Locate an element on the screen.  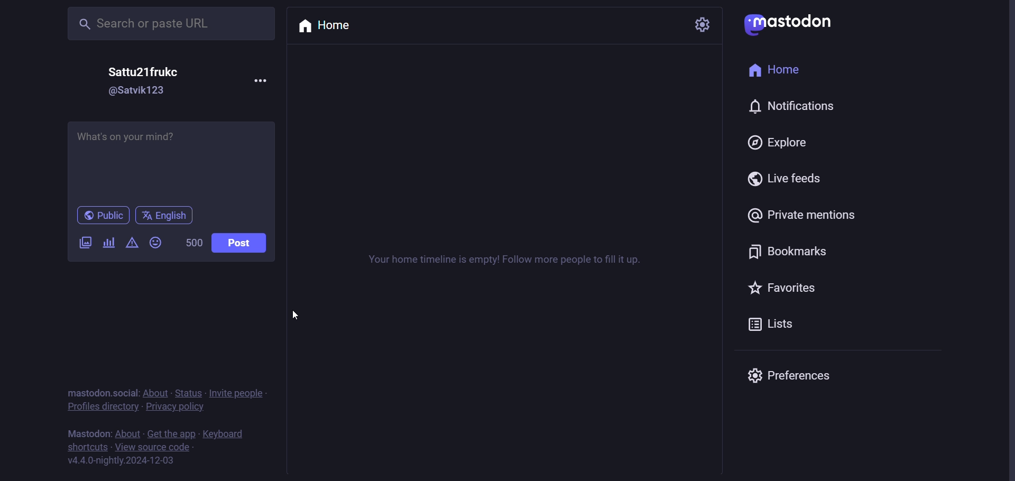
mastodon is located at coordinates (790, 24).